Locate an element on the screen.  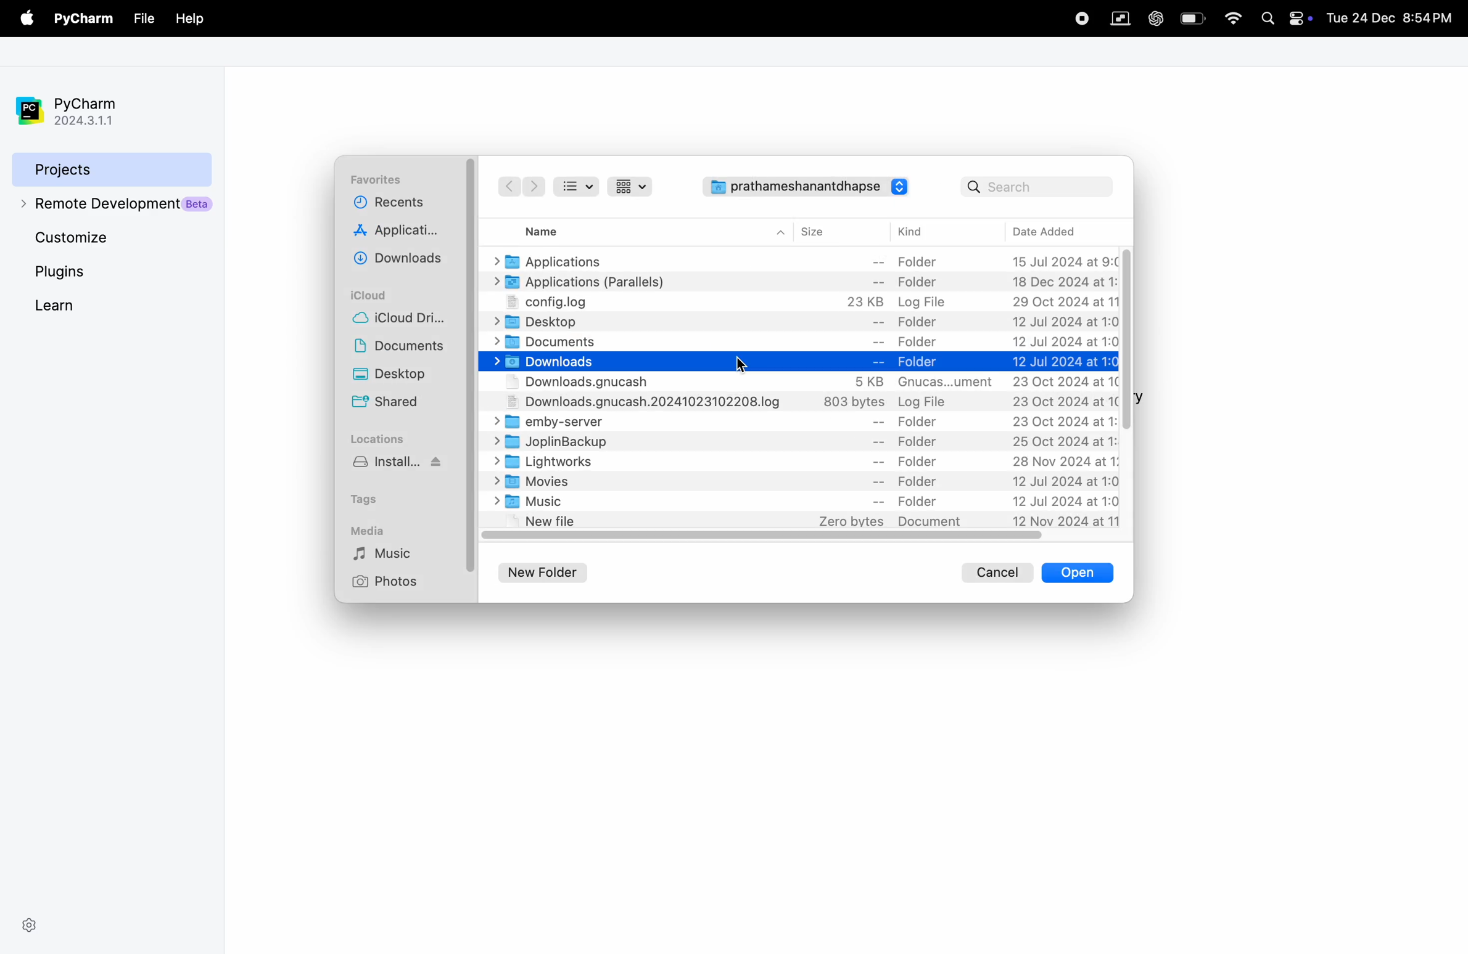
download gnucash is located at coordinates (806, 404).